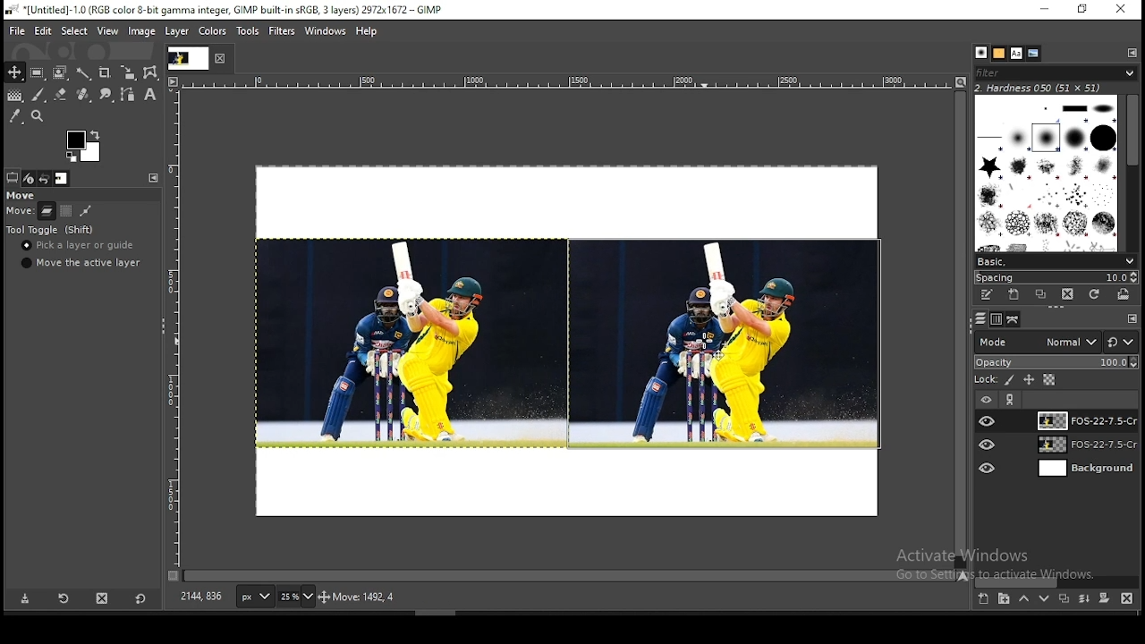  What do you see at coordinates (151, 177) in the screenshot?
I see `tool` at bounding box center [151, 177].